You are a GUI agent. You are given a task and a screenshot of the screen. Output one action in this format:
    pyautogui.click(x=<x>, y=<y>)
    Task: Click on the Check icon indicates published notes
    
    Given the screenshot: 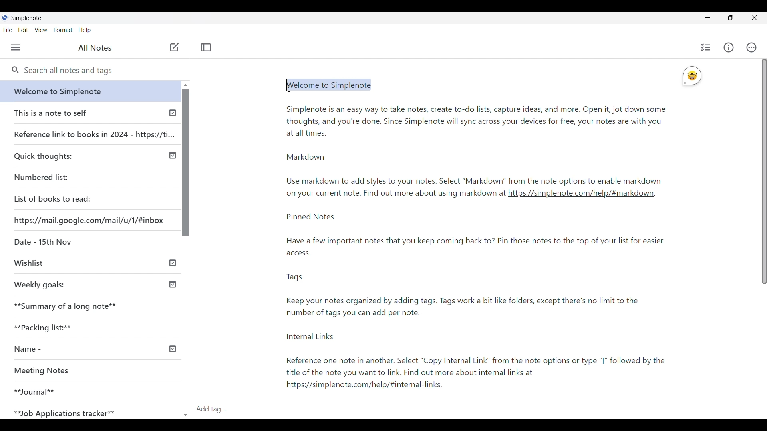 What is the action you would take?
    pyautogui.click(x=172, y=156)
    